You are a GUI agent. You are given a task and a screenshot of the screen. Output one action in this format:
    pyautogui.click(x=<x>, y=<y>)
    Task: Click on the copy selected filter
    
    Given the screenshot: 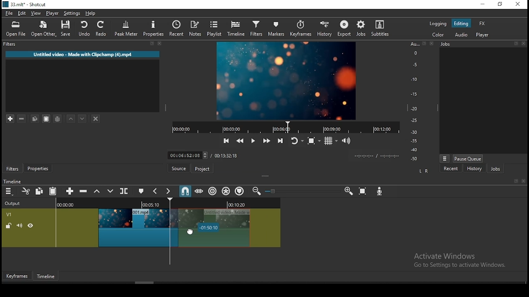 What is the action you would take?
    pyautogui.click(x=35, y=119)
    